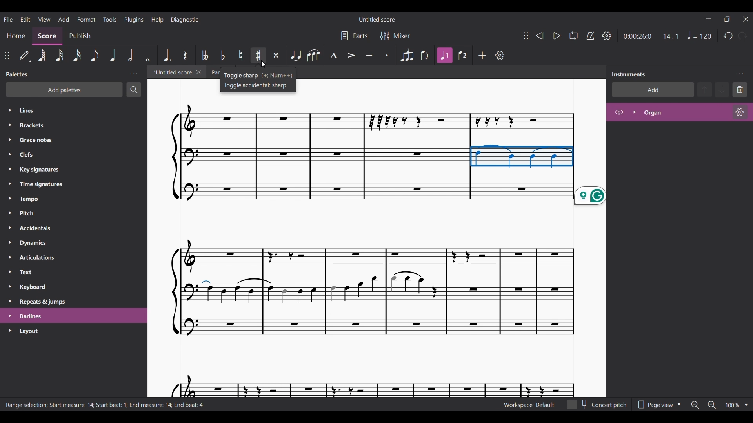  I want to click on Tenuto, so click(369, 55).